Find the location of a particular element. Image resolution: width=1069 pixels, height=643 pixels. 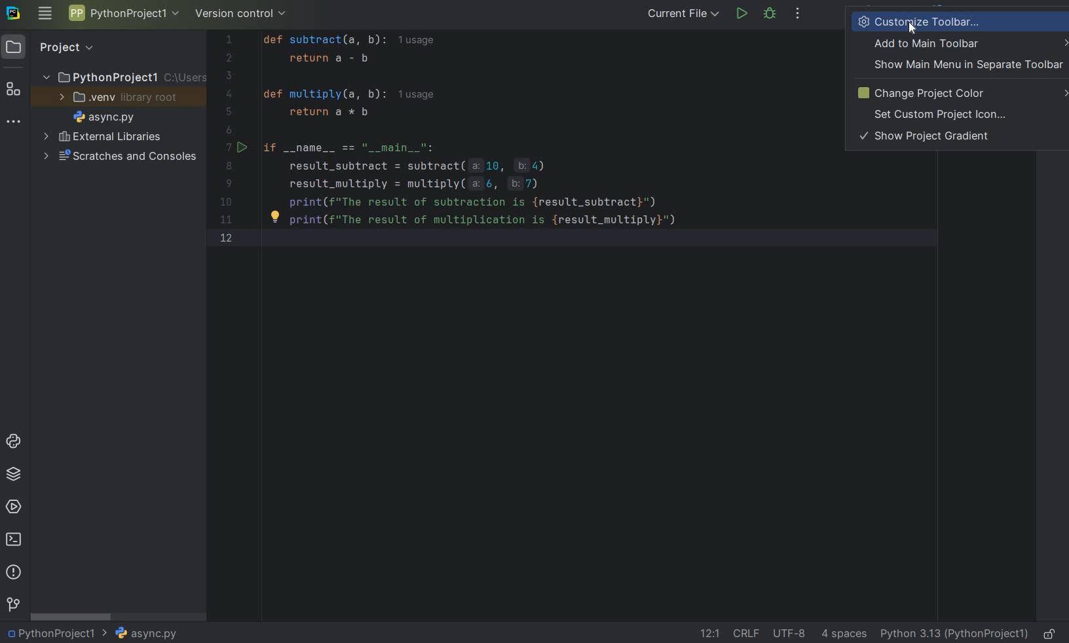

VERSION CONTROL is located at coordinates (241, 16).